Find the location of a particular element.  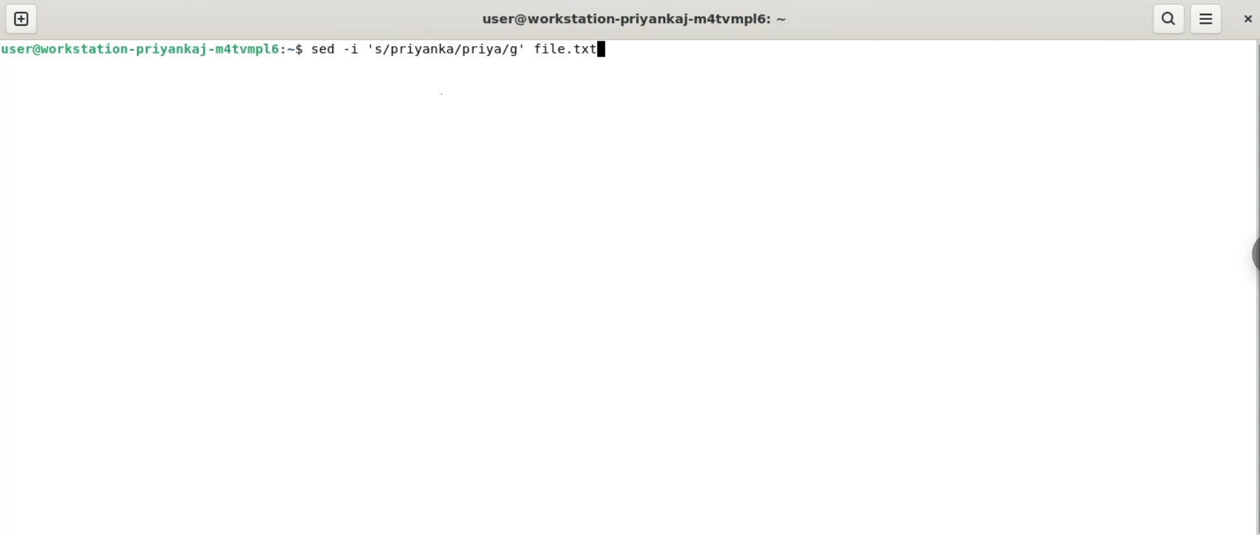

user@workstation-priyankaj-matvmpl6:~$  is located at coordinates (155, 48).